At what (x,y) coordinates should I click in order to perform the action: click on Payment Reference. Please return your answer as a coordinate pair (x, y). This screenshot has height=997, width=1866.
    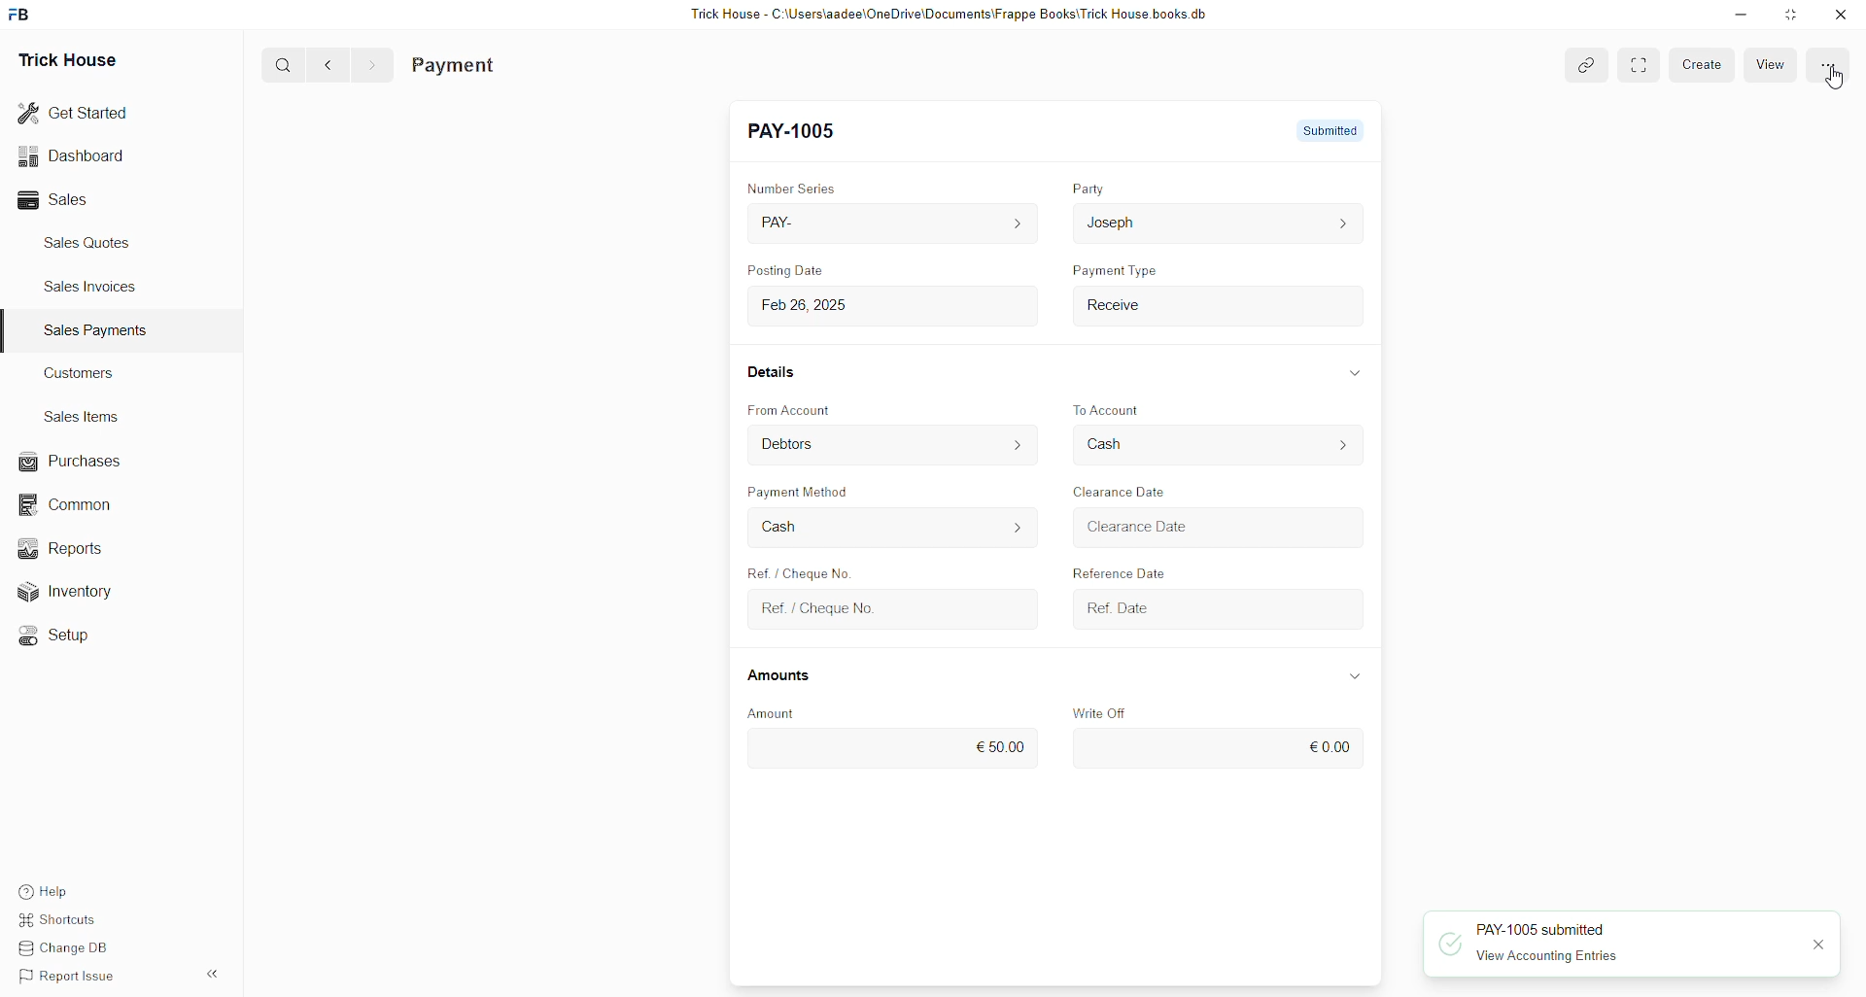
    Looking at the image, I should click on (810, 850).